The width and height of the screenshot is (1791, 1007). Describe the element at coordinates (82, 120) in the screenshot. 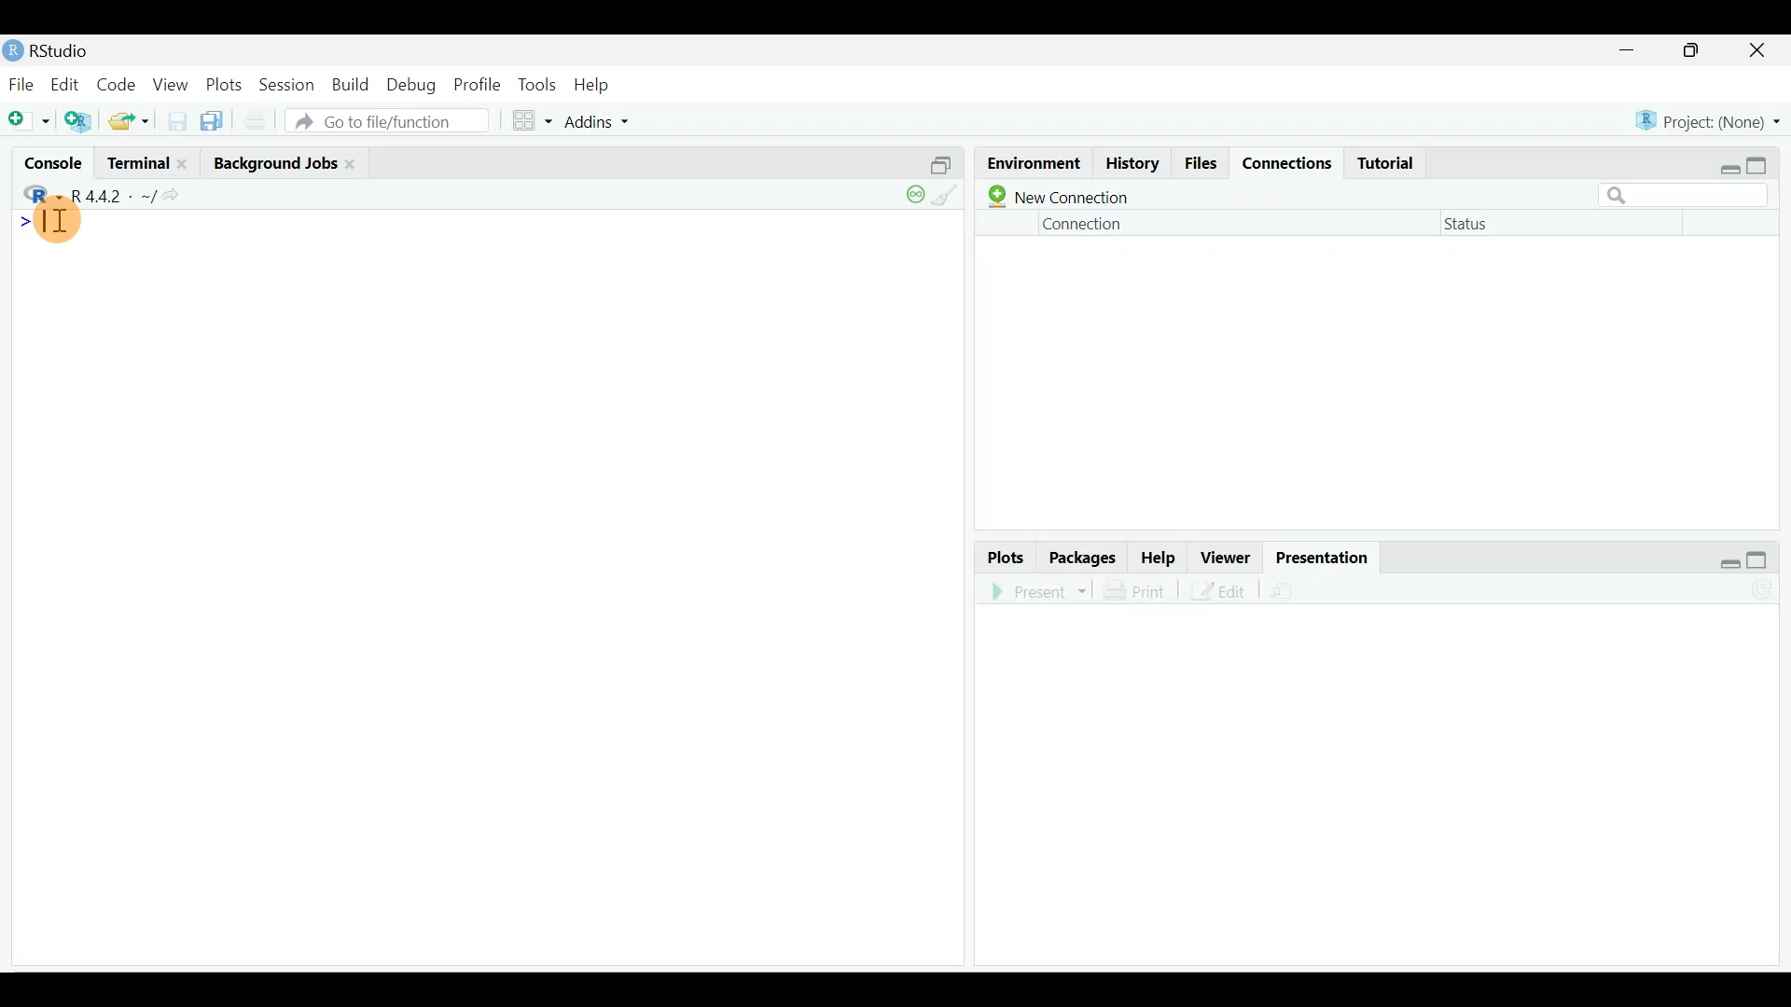

I see `Create a project` at that location.